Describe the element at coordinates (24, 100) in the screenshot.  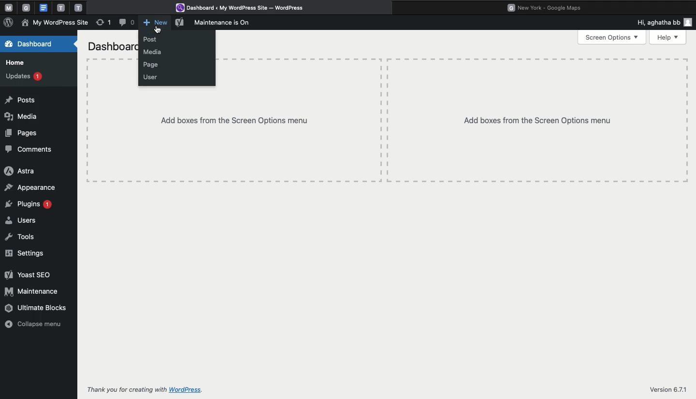
I see `Posts` at that location.